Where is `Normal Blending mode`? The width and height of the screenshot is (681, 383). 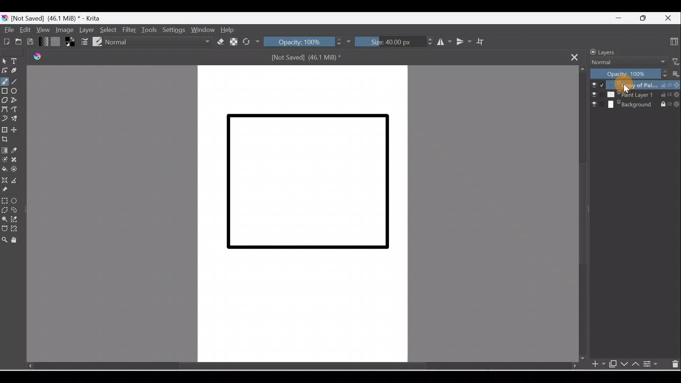 Normal Blending mode is located at coordinates (625, 62).